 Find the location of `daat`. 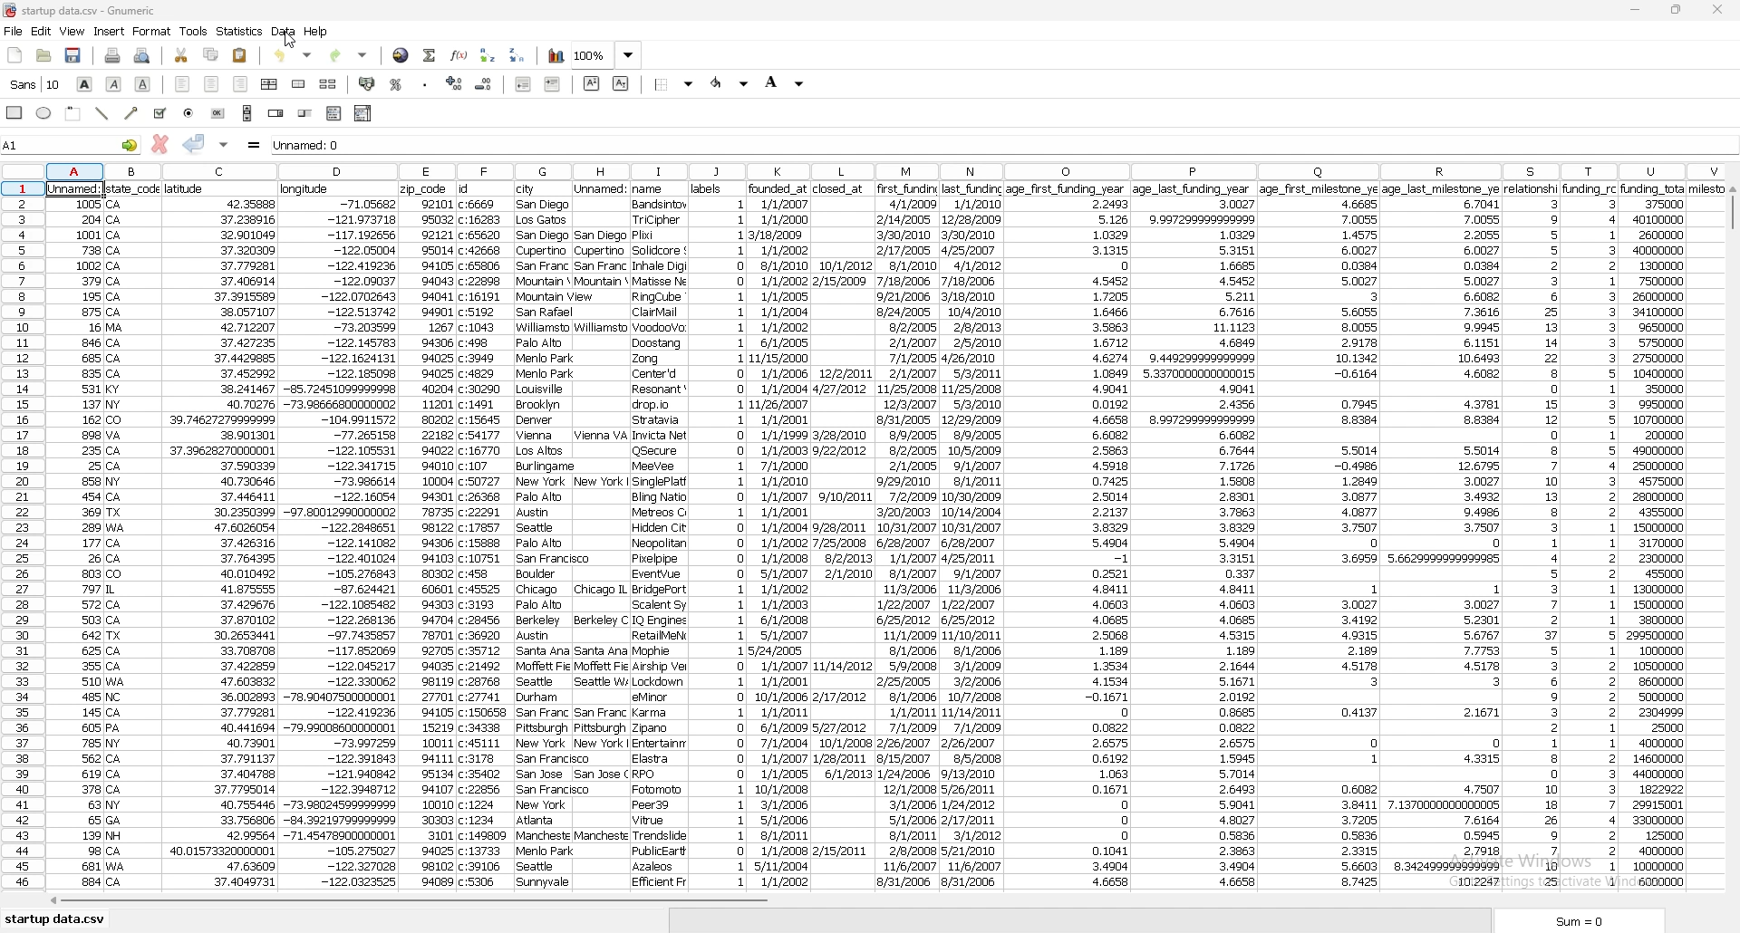

daat is located at coordinates (1320, 537).